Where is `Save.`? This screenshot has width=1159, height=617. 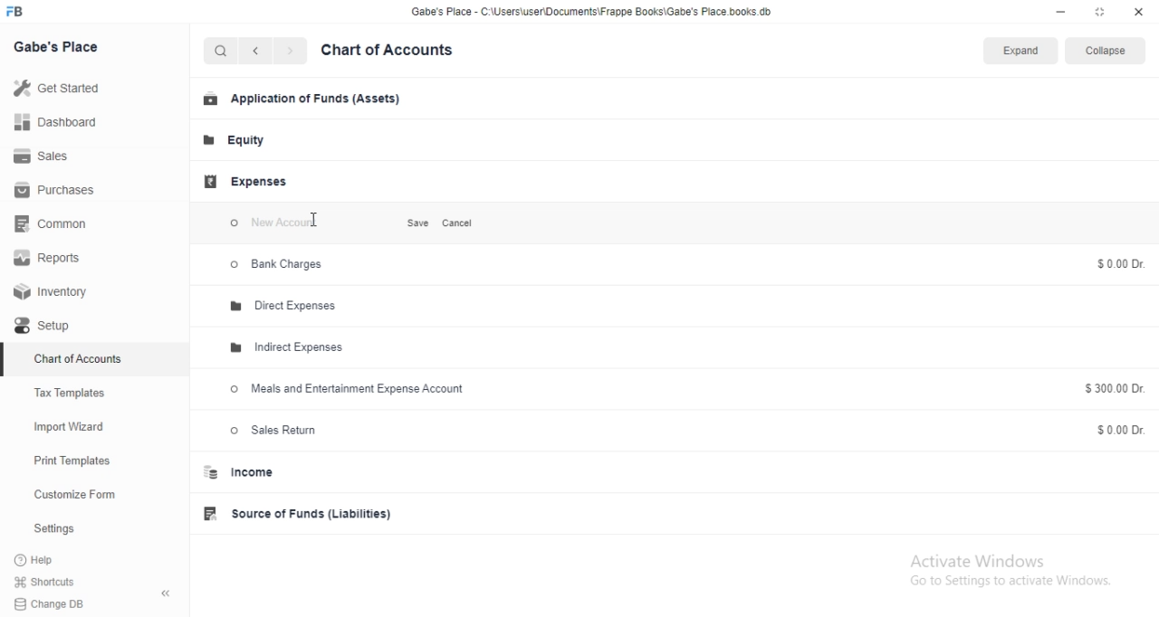 Save. is located at coordinates (411, 223).